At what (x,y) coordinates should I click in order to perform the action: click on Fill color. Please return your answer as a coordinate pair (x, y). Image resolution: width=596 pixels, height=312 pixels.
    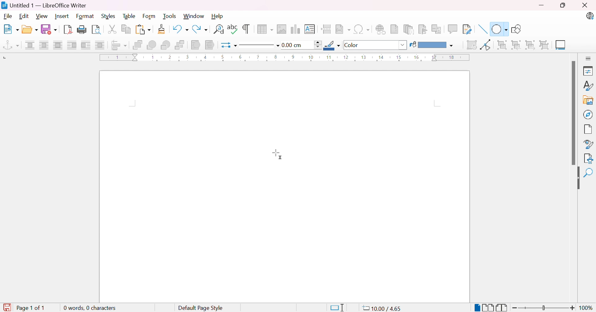
    Looking at the image, I should click on (432, 45).